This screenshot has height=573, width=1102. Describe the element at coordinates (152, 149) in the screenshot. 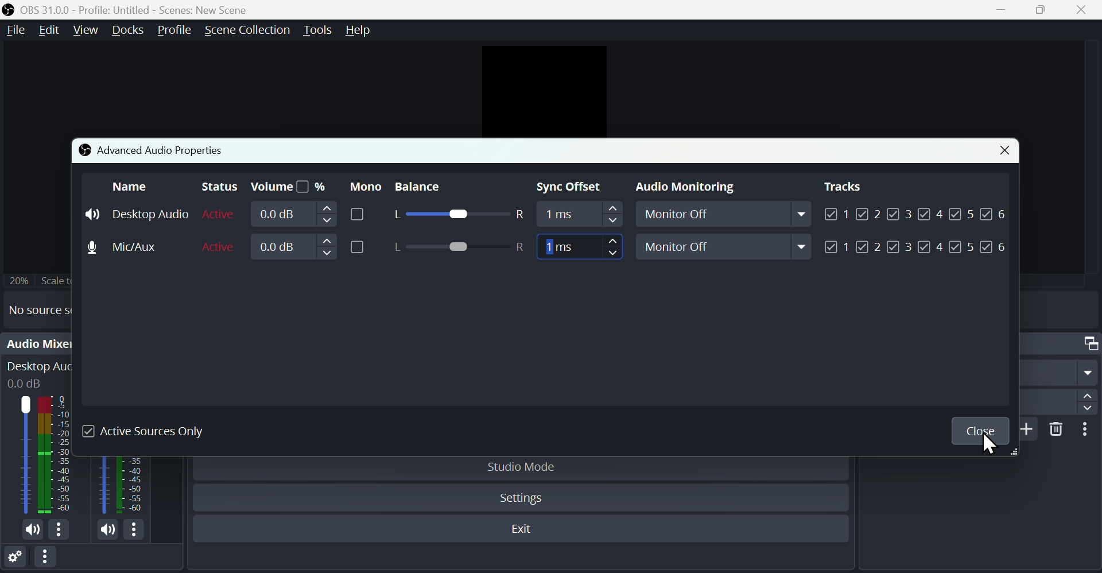

I see `Advanced audio properties` at that location.